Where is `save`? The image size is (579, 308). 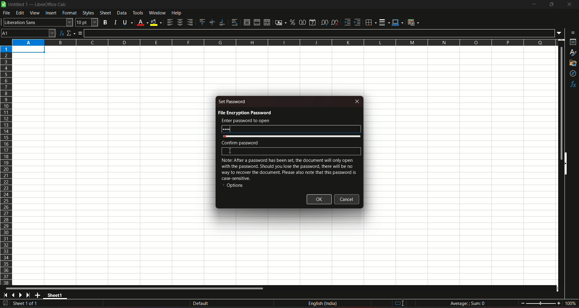 save is located at coordinates (5, 303).